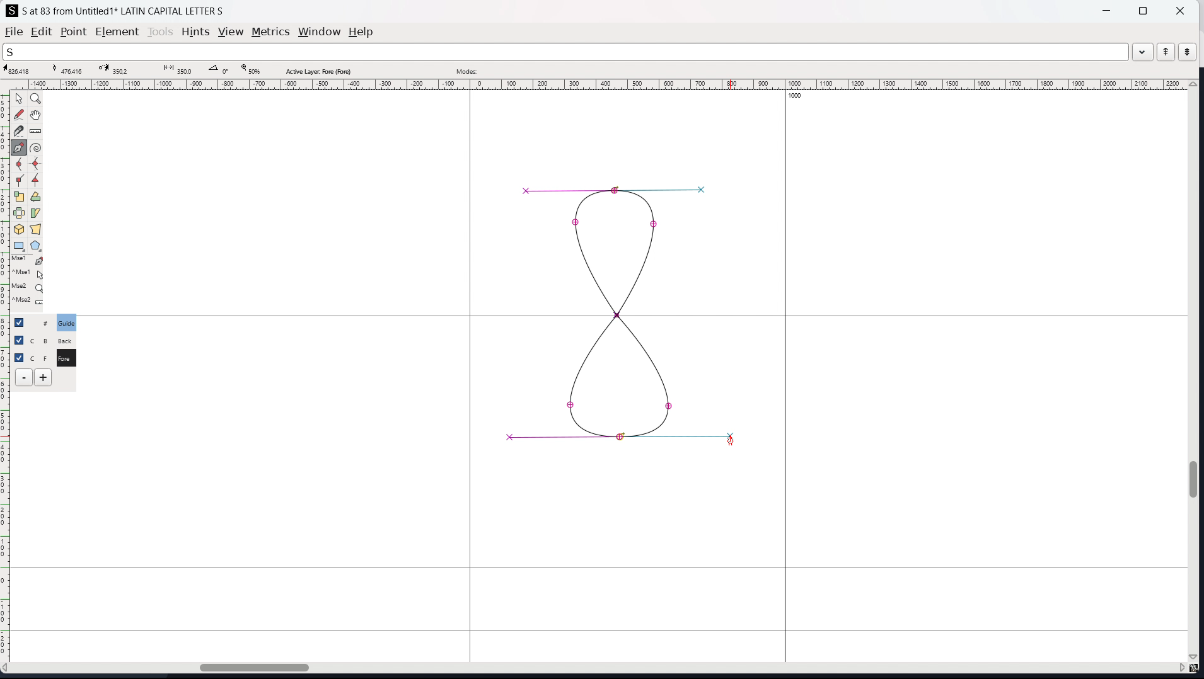 The image size is (1204, 679). What do you see at coordinates (20, 181) in the screenshot?
I see `add a corner point` at bounding box center [20, 181].